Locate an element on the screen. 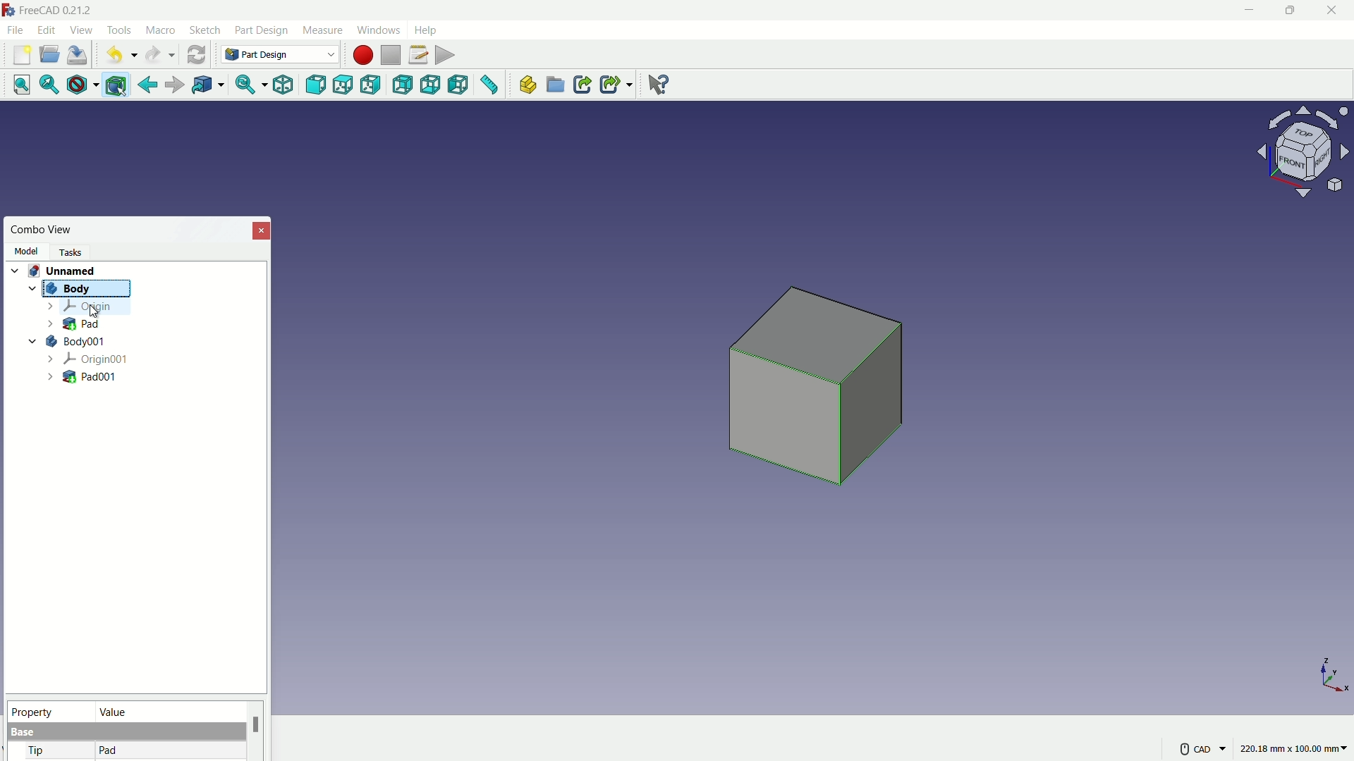 The image size is (1354, 761). cursor is located at coordinates (92, 311).